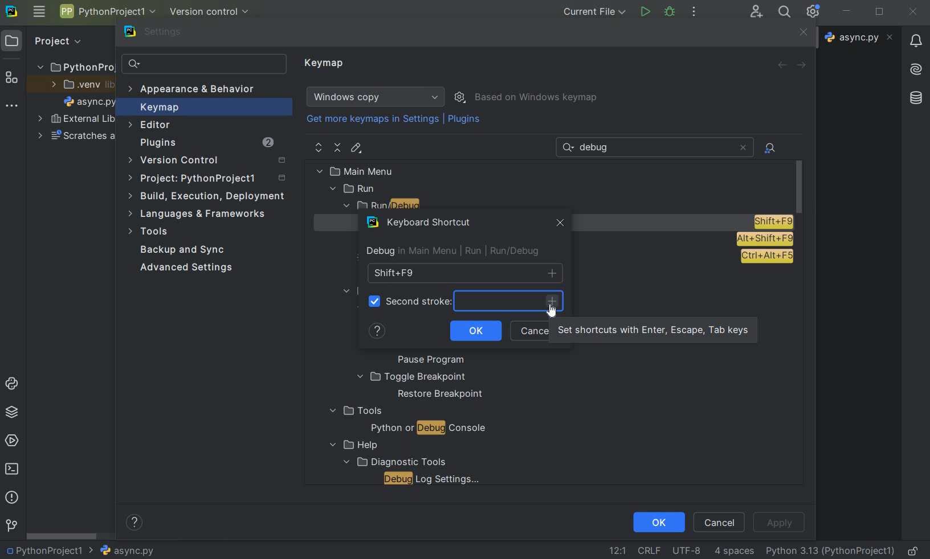  What do you see at coordinates (617, 550) in the screenshot?
I see `go to line` at bounding box center [617, 550].